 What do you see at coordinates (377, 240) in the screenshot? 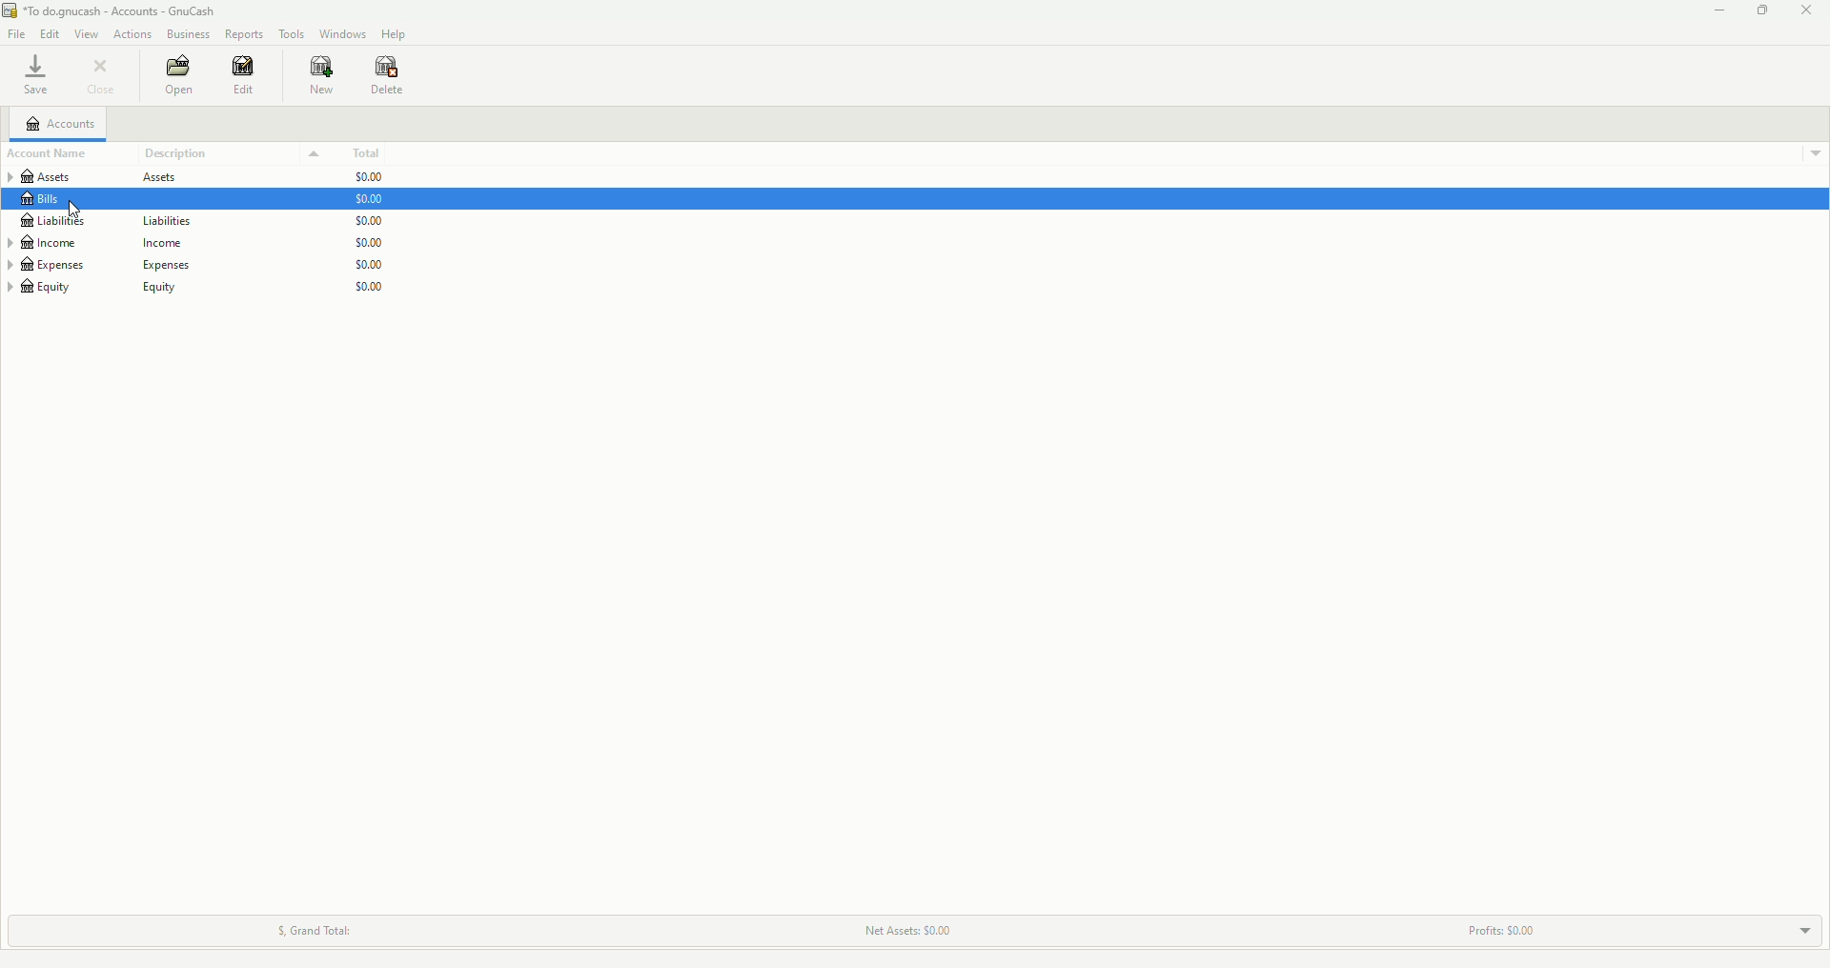
I see `$0` at bounding box center [377, 240].